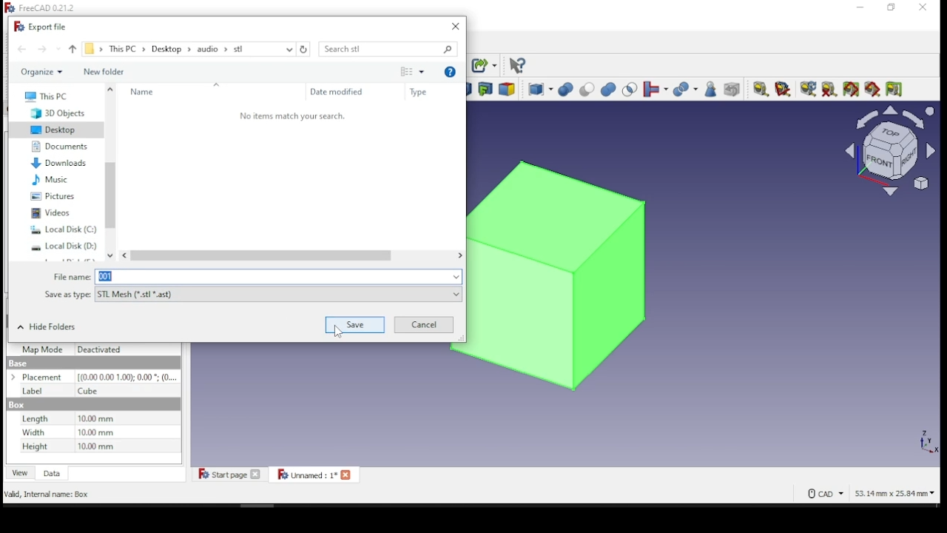 This screenshot has height=533, width=947. I want to click on documents, so click(61, 147).